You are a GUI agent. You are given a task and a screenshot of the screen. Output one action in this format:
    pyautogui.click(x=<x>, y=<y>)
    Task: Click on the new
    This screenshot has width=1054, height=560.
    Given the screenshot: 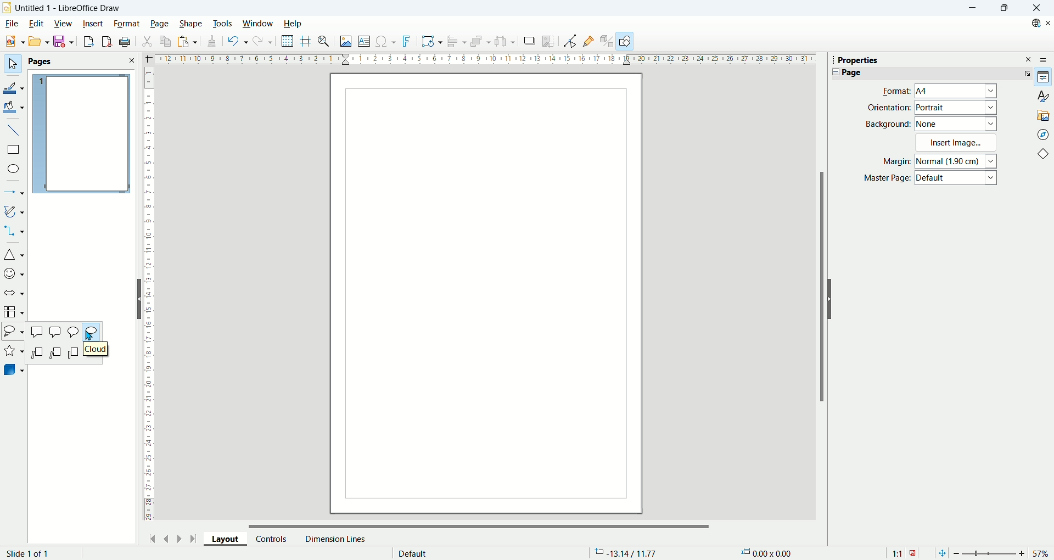 What is the action you would take?
    pyautogui.click(x=13, y=42)
    